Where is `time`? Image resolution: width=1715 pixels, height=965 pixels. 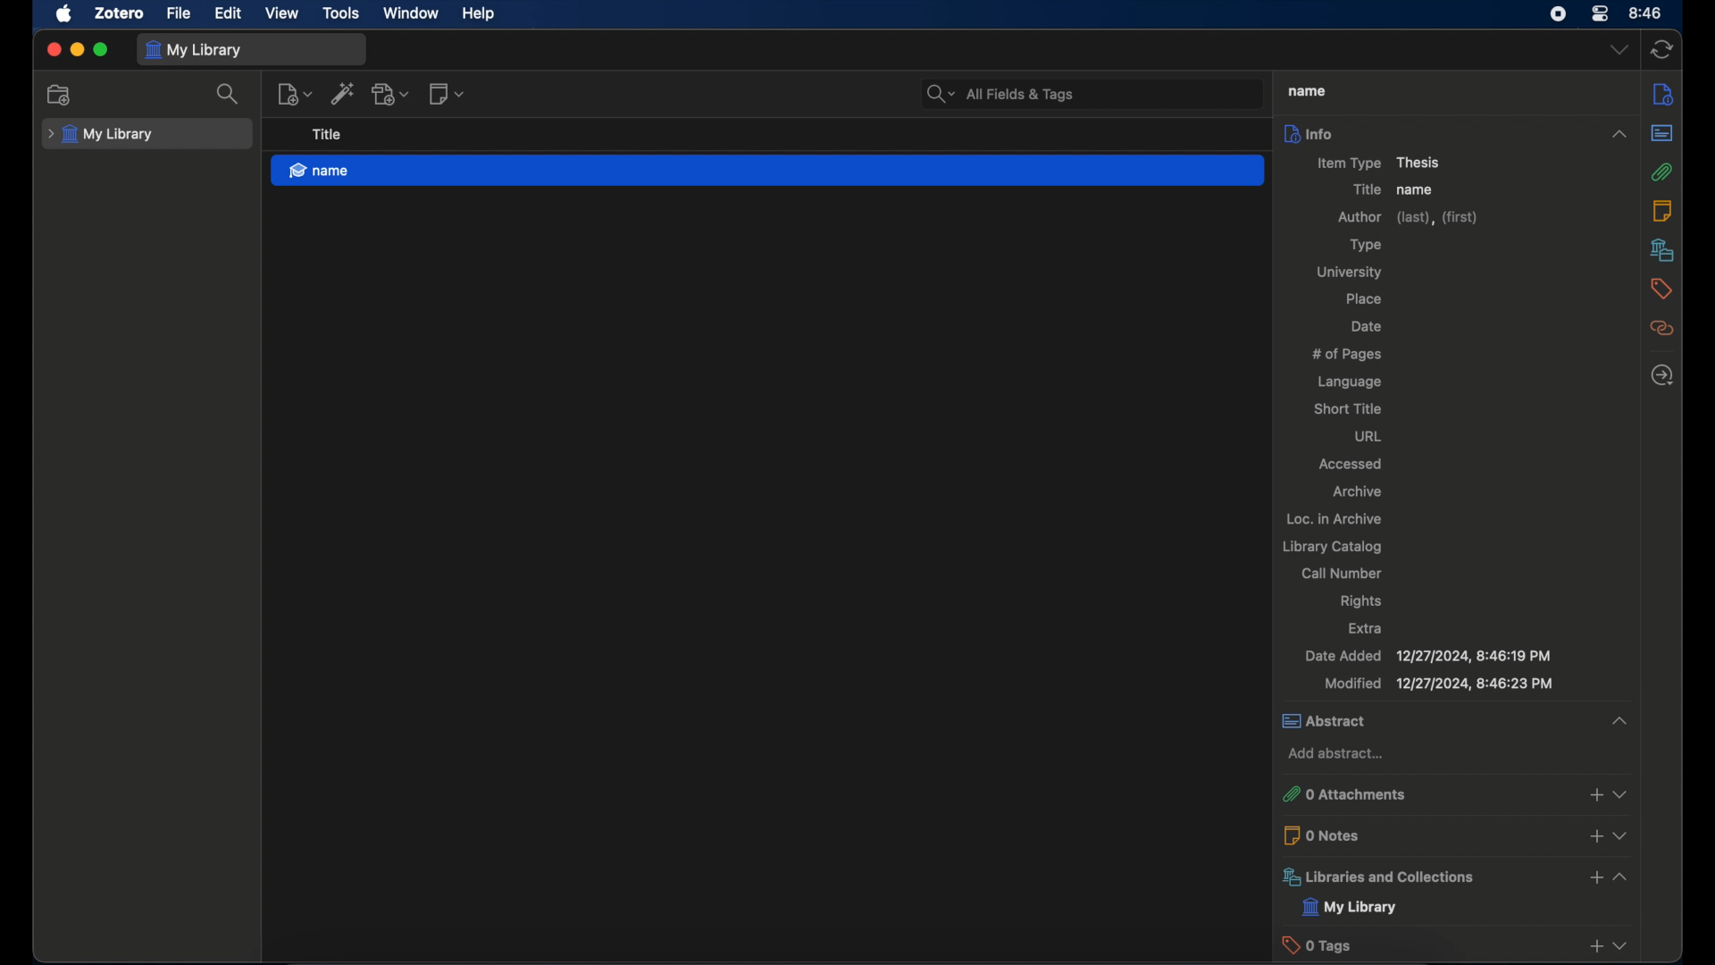
time is located at coordinates (1646, 12).